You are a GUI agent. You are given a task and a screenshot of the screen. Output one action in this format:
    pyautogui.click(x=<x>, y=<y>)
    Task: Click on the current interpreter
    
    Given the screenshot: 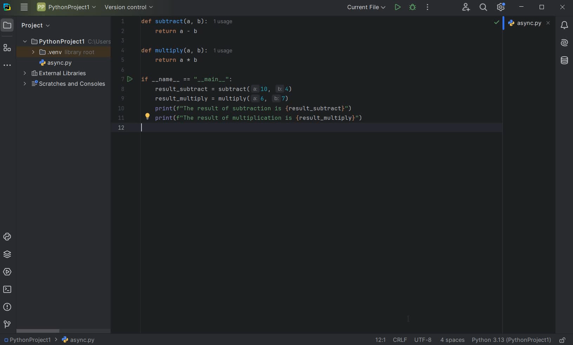 What is the action you would take?
    pyautogui.click(x=512, y=340)
    